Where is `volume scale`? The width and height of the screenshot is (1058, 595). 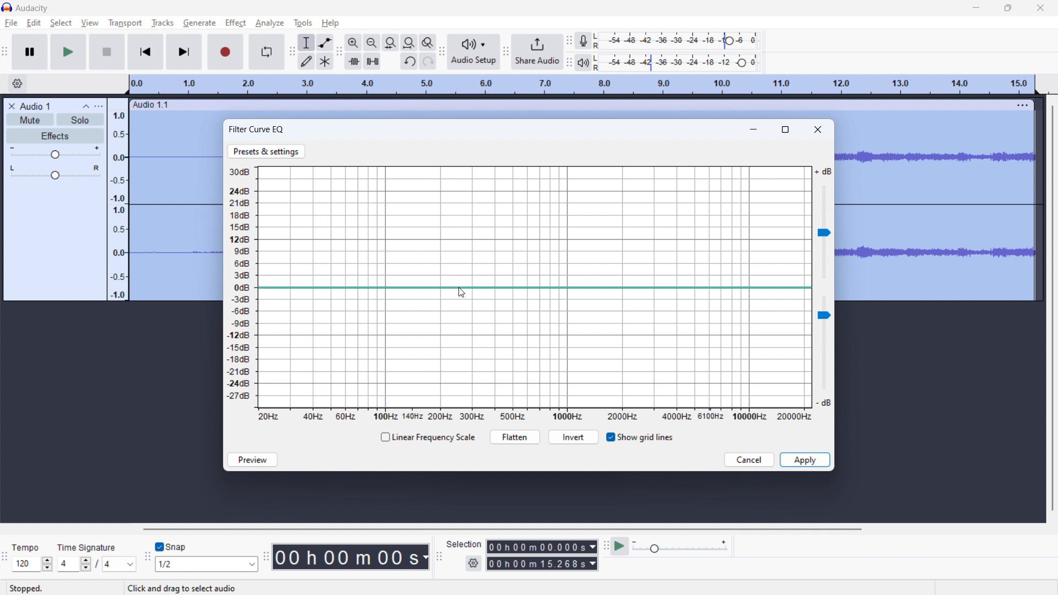 volume scale is located at coordinates (238, 287).